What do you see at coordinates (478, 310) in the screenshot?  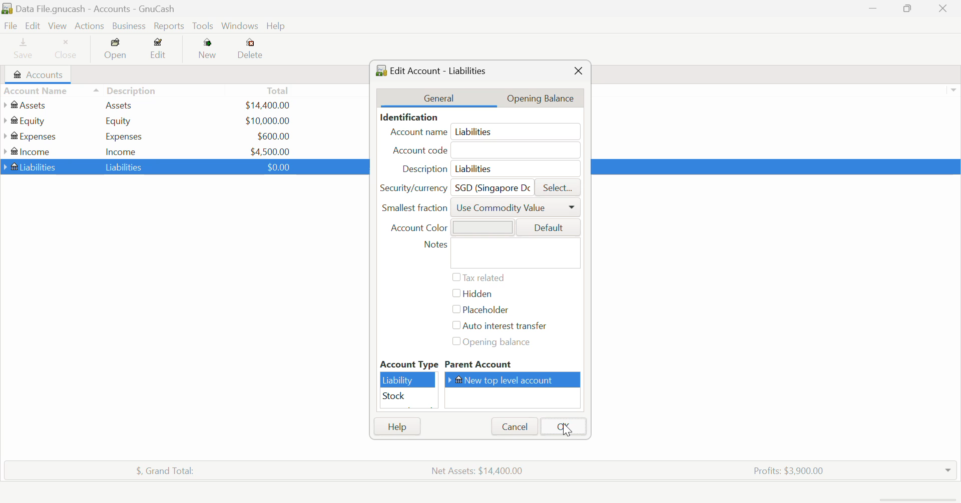 I see `Placeholder Checkbox` at bounding box center [478, 310].